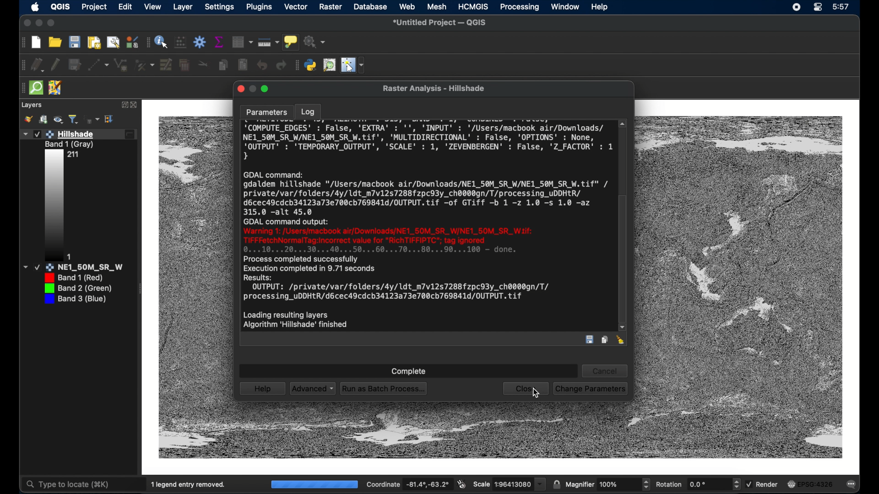 This screenshot has height=494, width=879. What do you see at coordinates (565, 7) in the screenshot?
I see `window` at bounding box center [565, 7].